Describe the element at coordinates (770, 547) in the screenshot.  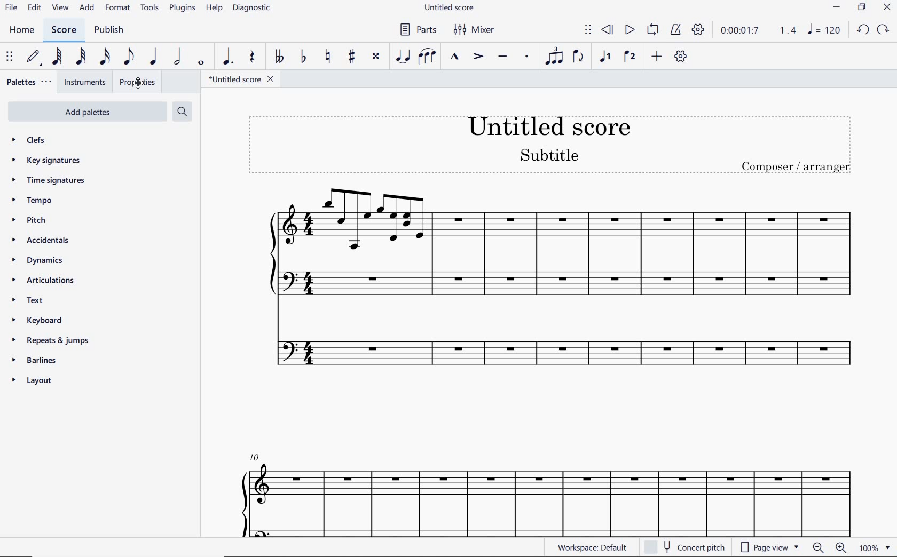
I see `PAGE VIEW` at that location.